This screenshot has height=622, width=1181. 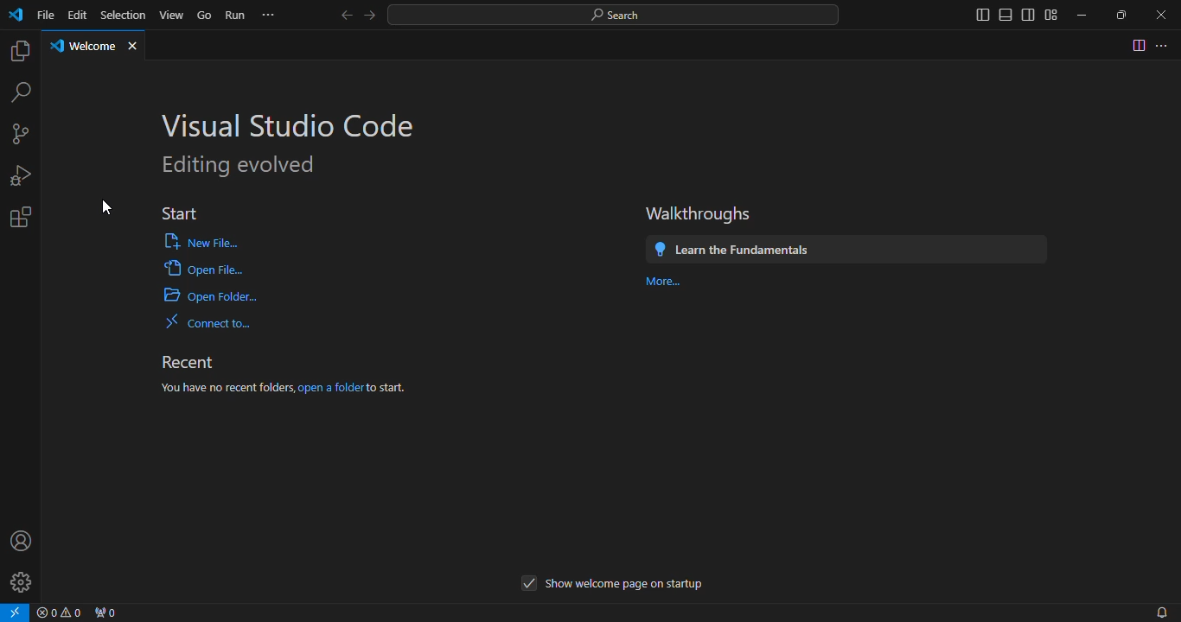 What do you see at coordinates (80, 15) in the screenshot?
I see `Edit` at bounding box center [80, 15].